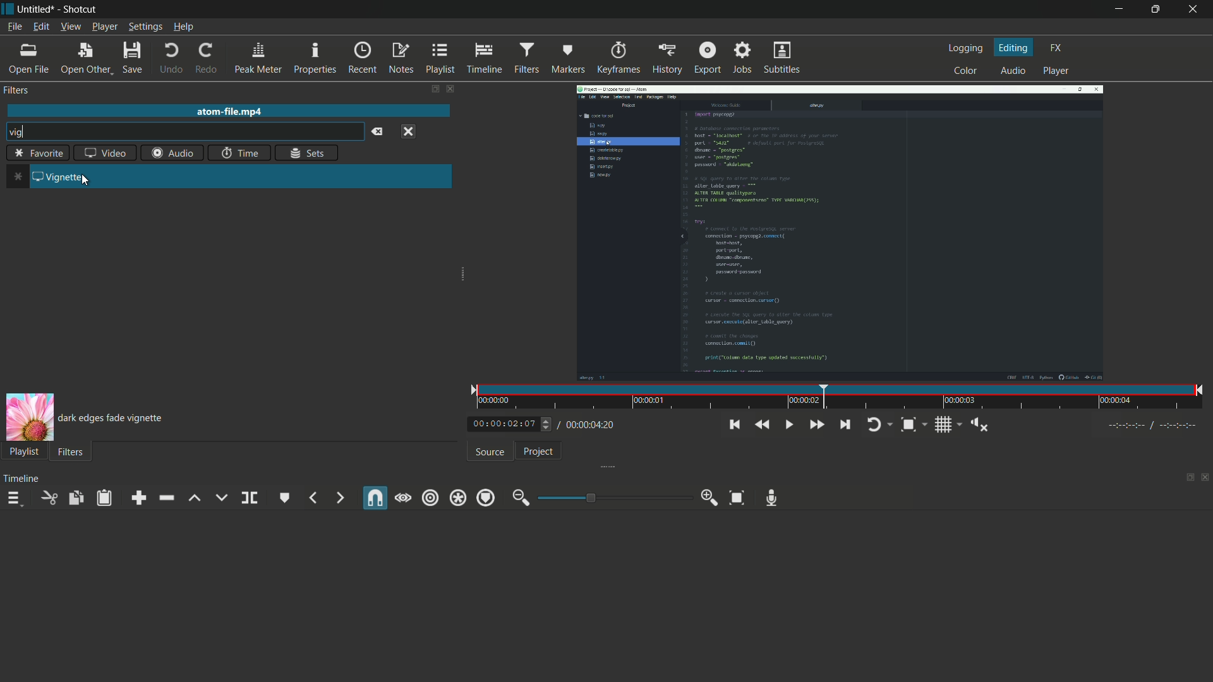 This screenshot has height=682, width=1213. Describe the element at coordinates (548, 425) in the screenshot. I see `toggle buttons` at that location.